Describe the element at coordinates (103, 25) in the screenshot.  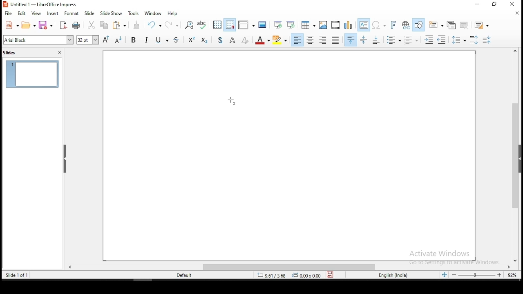
I see `copy` at that location.